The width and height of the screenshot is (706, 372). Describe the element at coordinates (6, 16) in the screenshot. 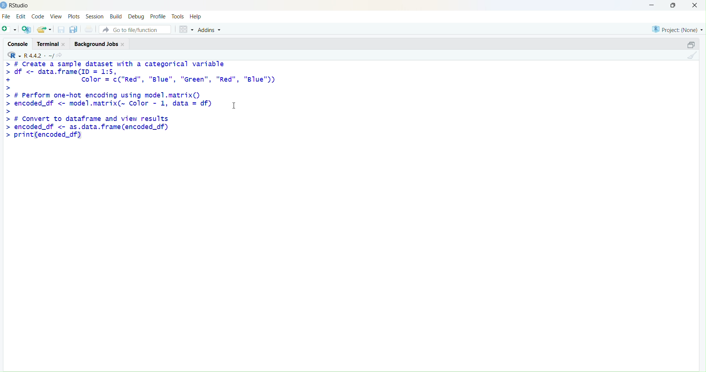

I see `file` at that location.